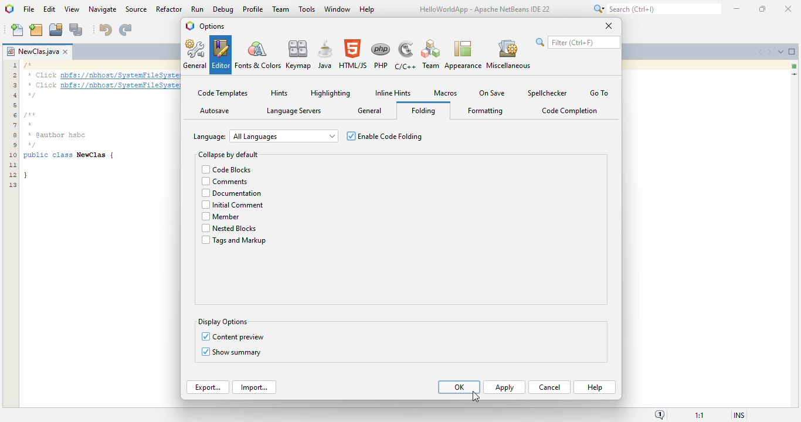 The width and height of the screenshot is (801, 422). What do you see at coordinates (432, 55) in the screenshot?
I see `team` at bounding box center [432, 55].